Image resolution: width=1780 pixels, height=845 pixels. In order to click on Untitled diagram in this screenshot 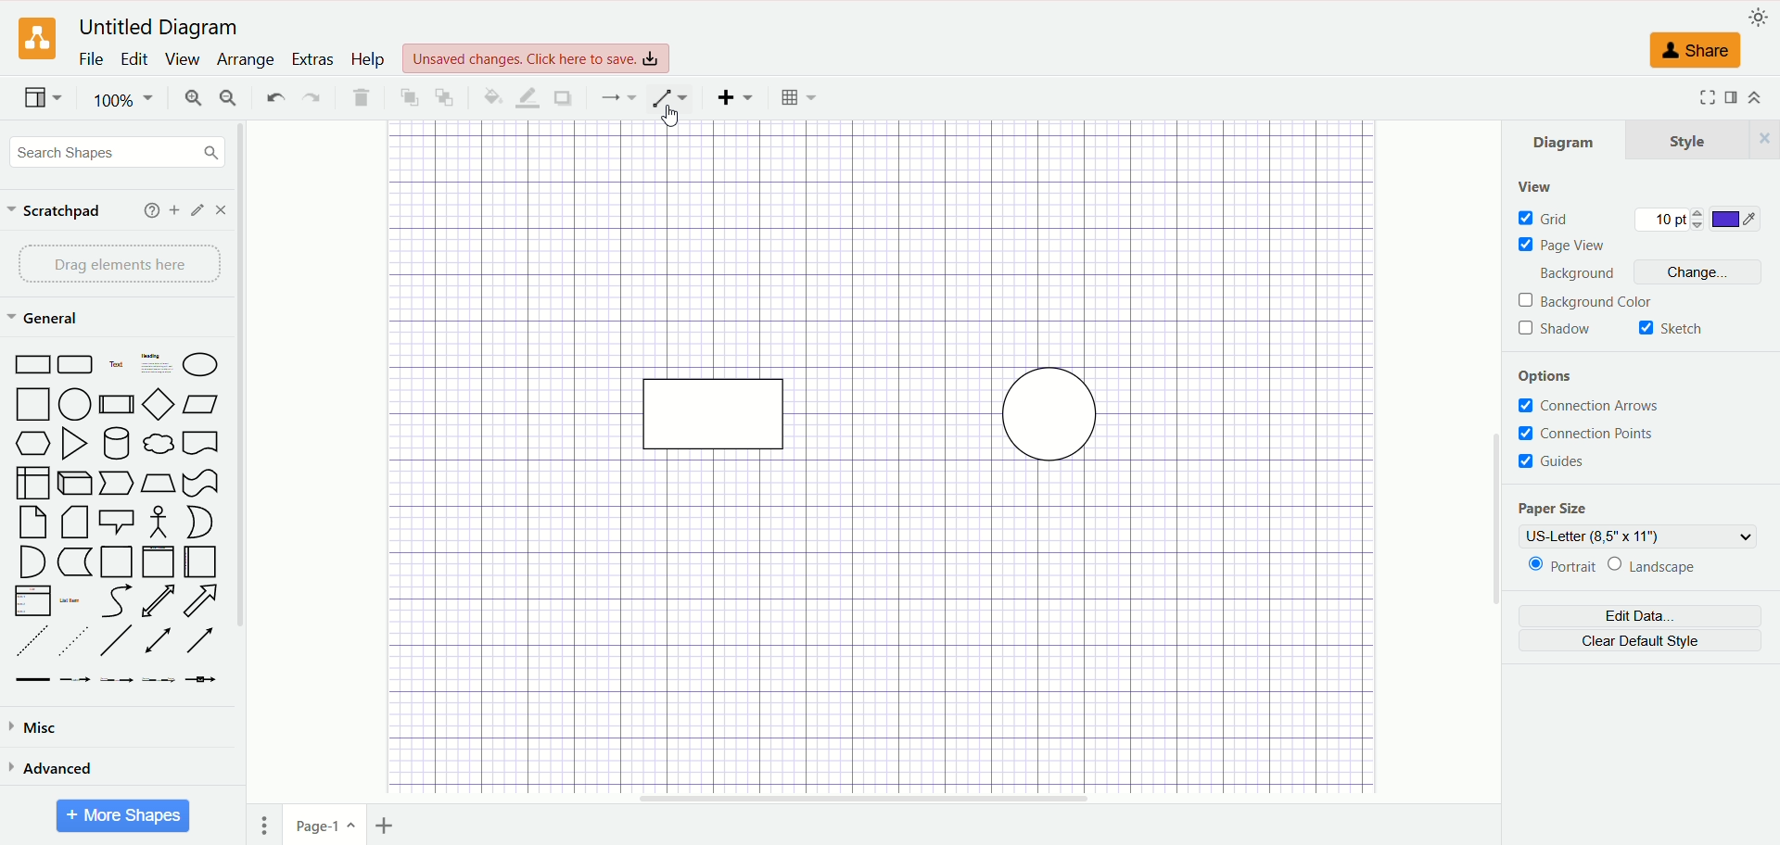, I will do `click(159, 29)`.